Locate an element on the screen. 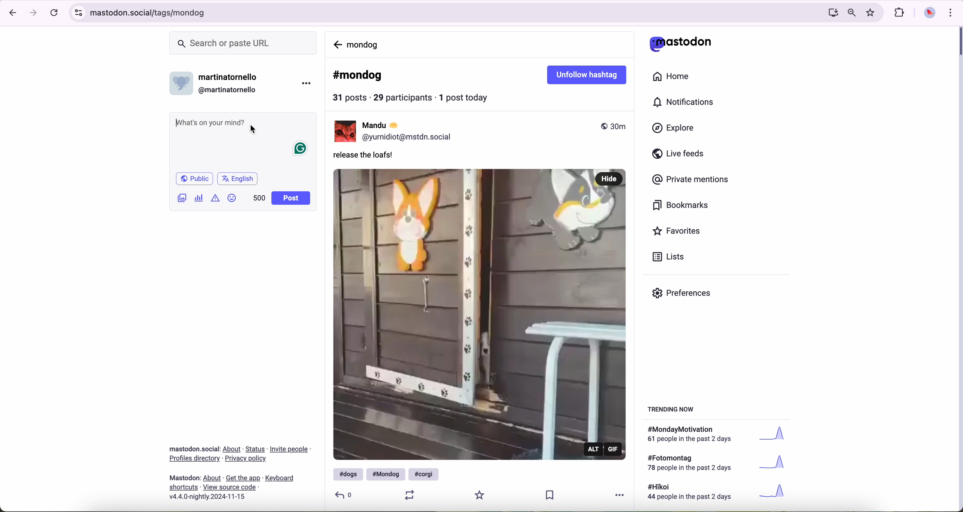 Image resolution: width=963 pixels, height=512 pixels. #mondog is located at coordinates (386, 474).